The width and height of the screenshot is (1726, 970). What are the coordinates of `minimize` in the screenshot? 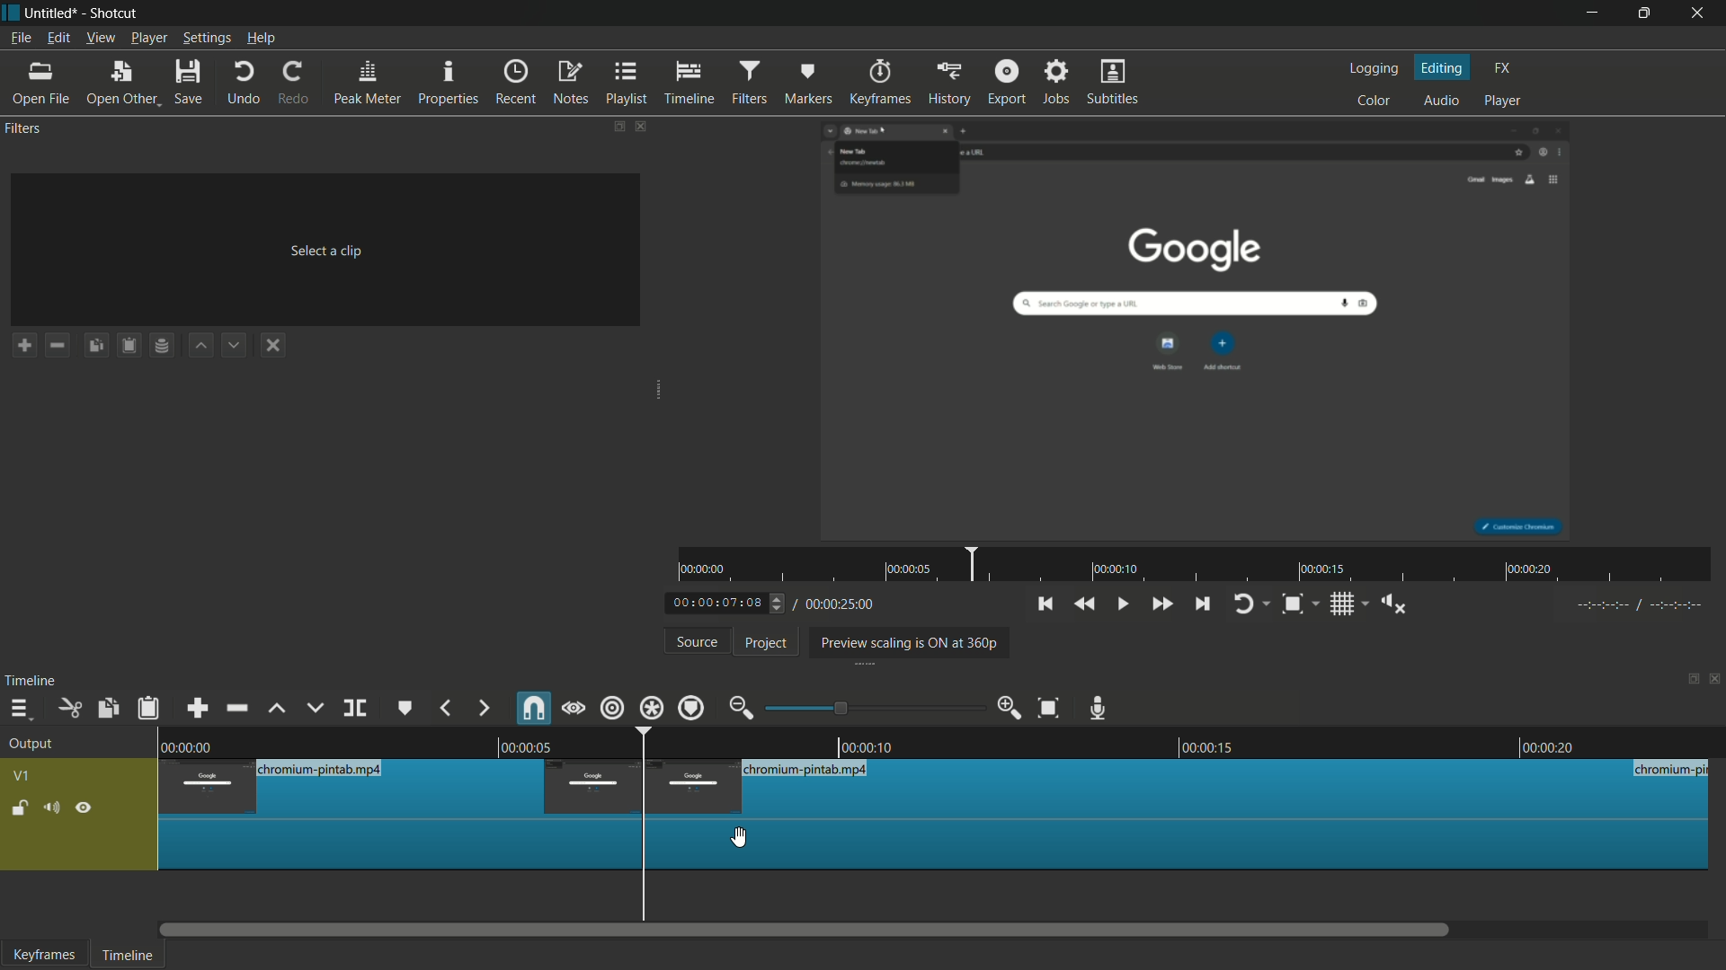 It's located at (1592, 13).